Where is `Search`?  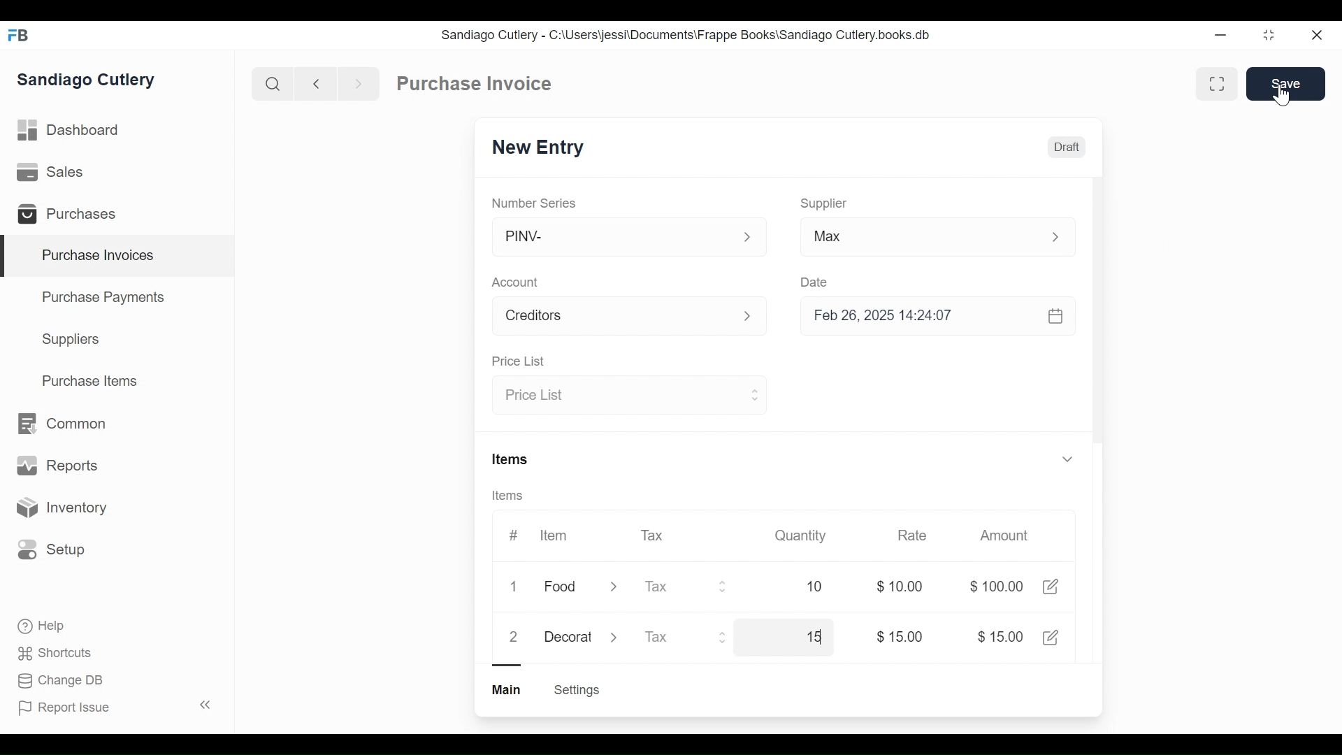 Search is located at coordinates (273, 83).